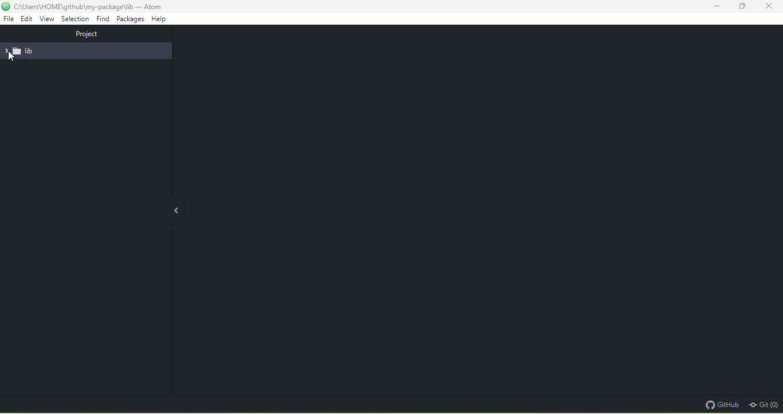  I want to click on help, so click(159, 19).